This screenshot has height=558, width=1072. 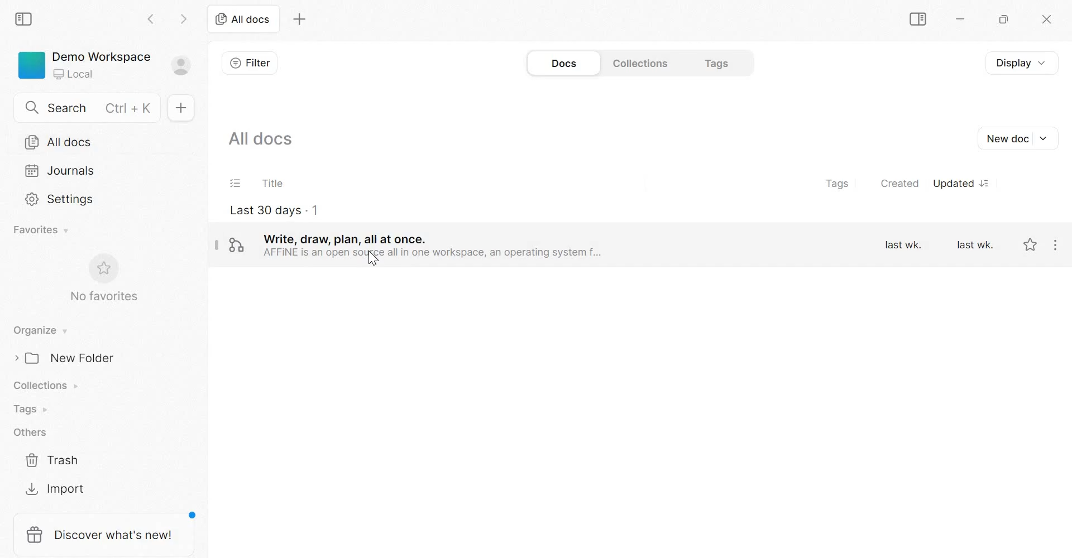 I want to click on kebab menu, so click(x=1056, y=244).